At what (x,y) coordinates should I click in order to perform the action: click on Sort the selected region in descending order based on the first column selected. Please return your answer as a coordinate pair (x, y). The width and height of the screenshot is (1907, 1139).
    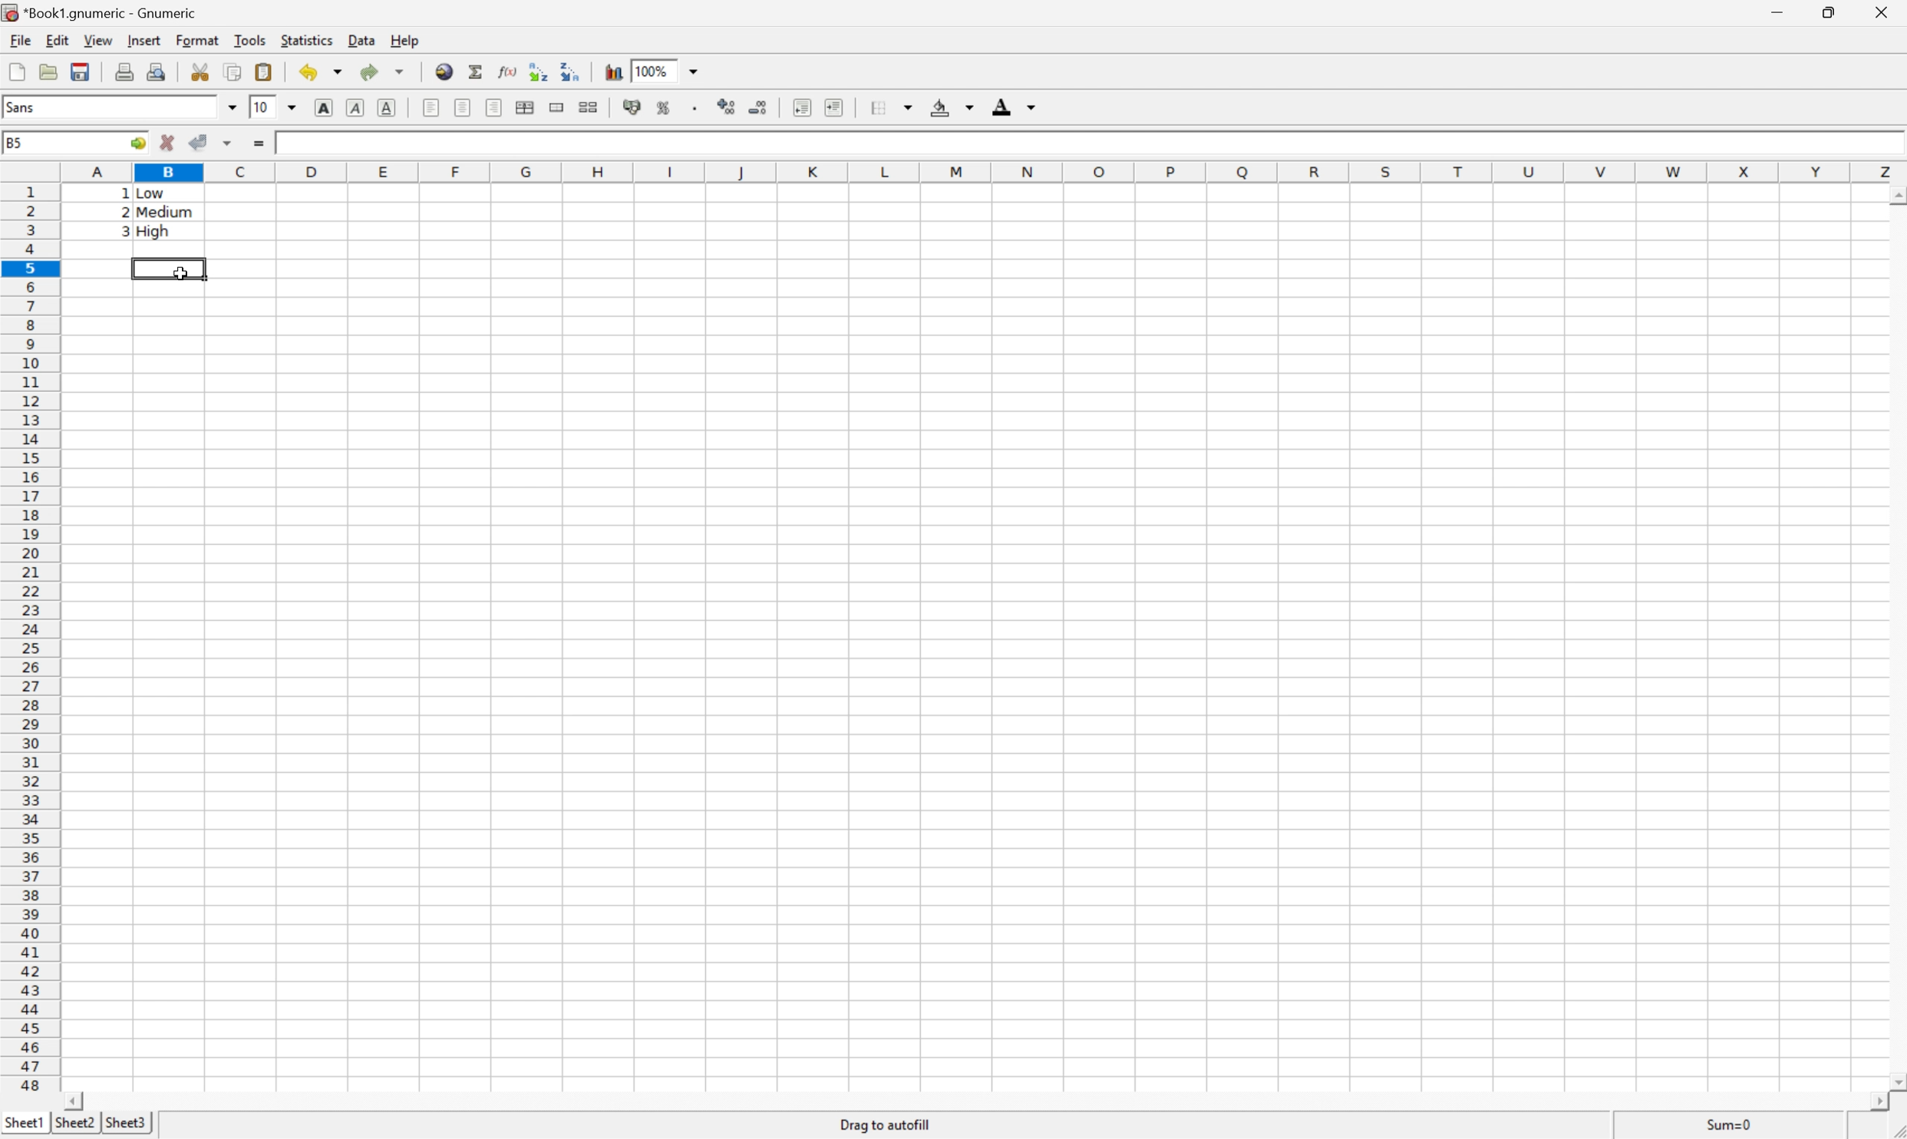
    Looking at the image, I should click on (573, 74).